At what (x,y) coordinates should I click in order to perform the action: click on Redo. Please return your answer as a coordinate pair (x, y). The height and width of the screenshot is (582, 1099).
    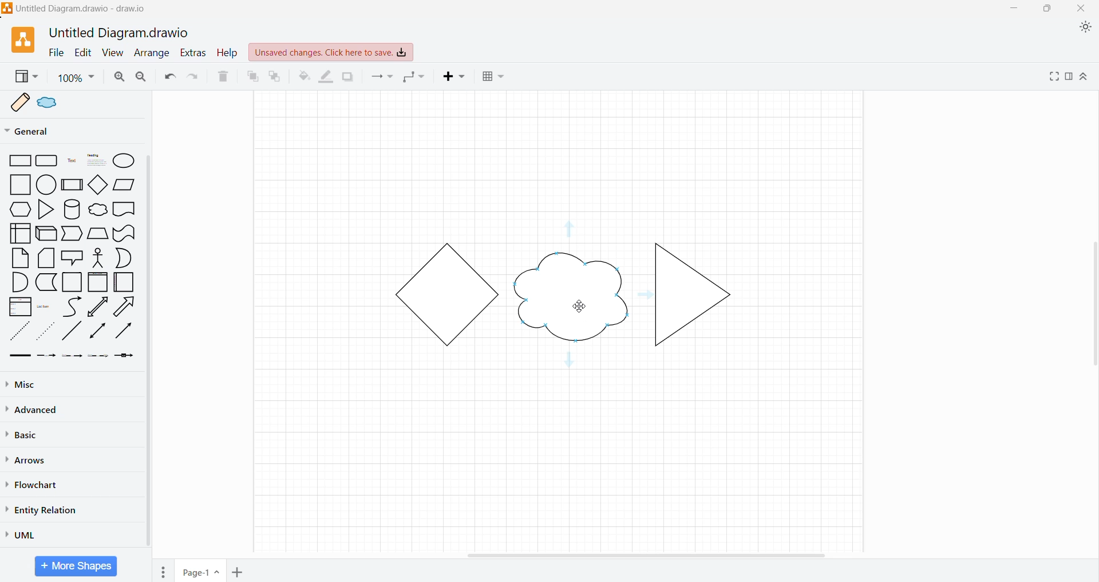
    Looking at the image, I should click on (194, 78).